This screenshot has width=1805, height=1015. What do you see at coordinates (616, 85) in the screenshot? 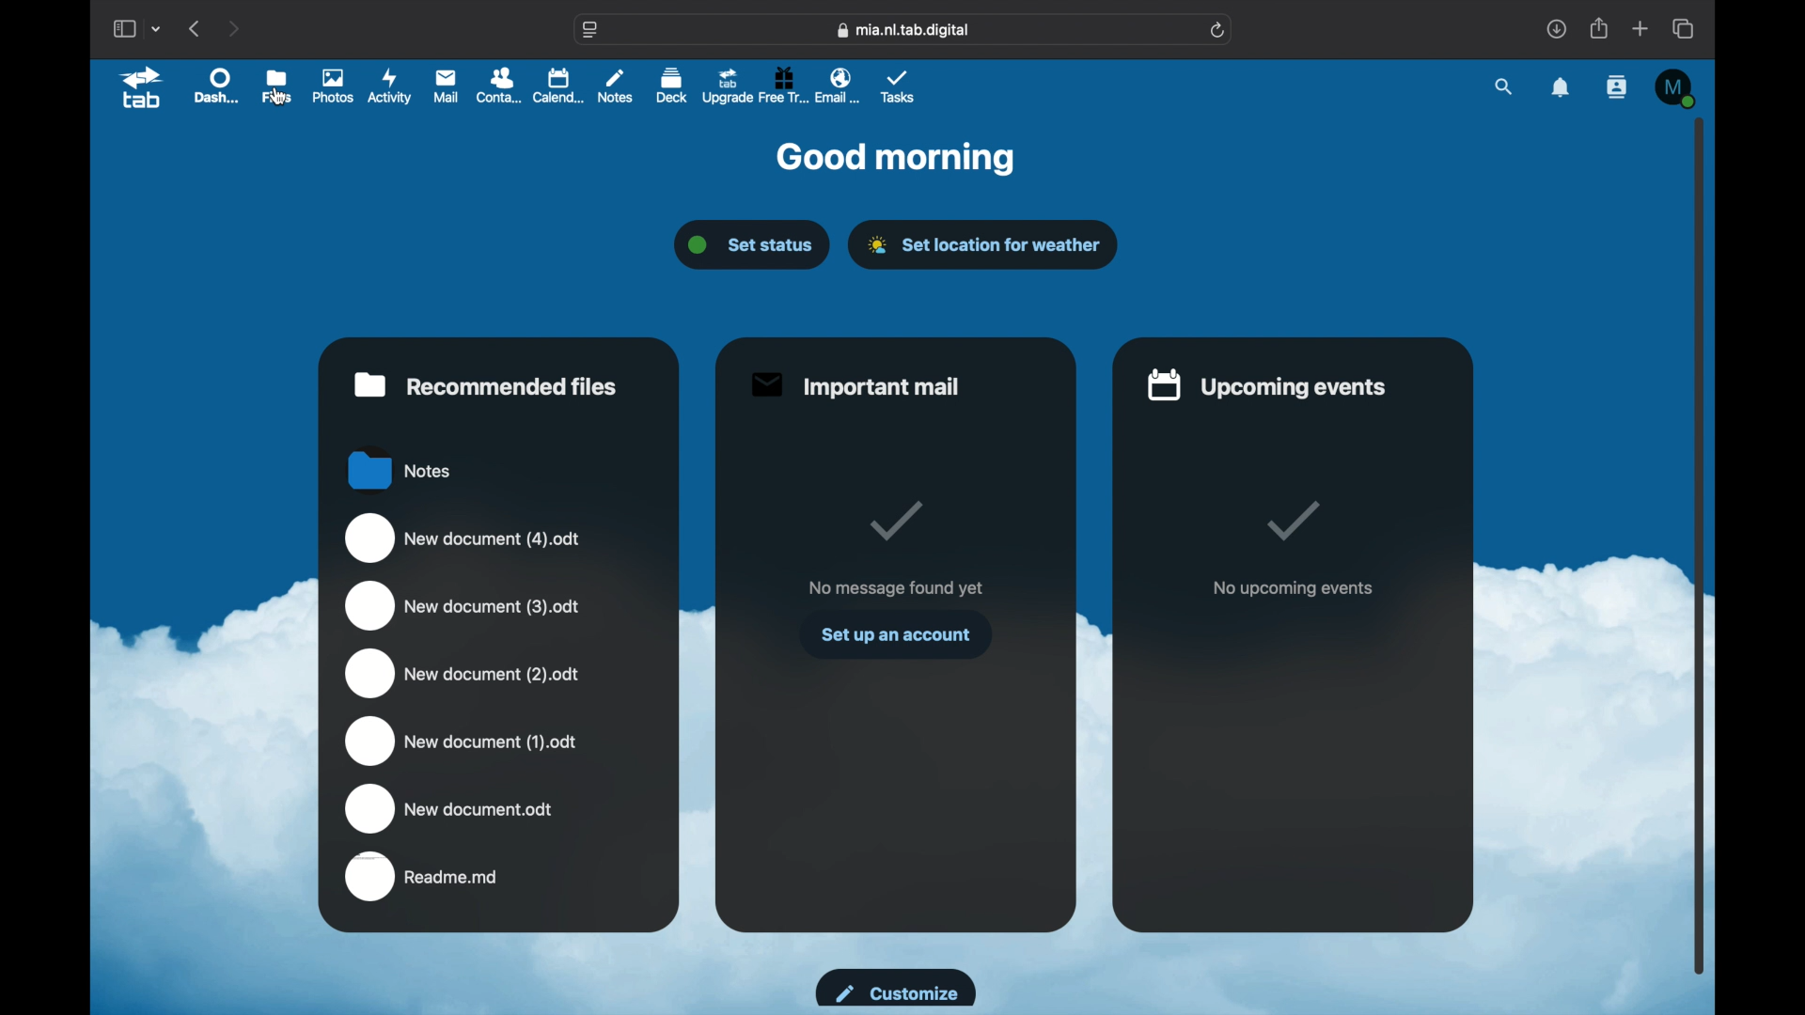
I see `notes` at bounding box center [616, 85].